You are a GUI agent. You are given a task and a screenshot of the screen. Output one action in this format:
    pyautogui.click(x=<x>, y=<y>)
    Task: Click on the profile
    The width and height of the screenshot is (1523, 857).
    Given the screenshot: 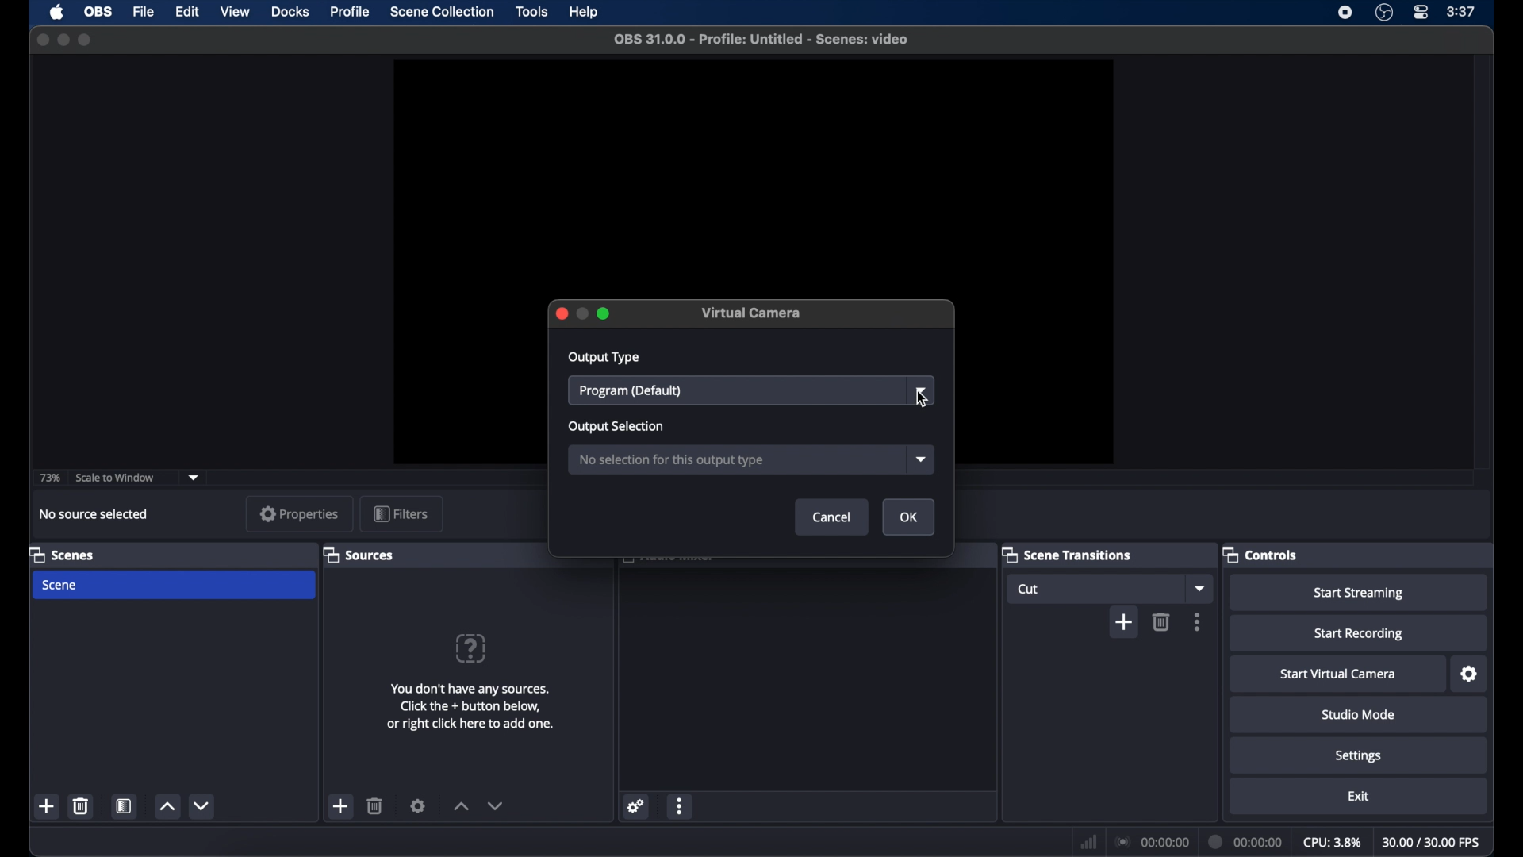 What is the action you would take?
    pyautogui.click(x=352, y=11)
    